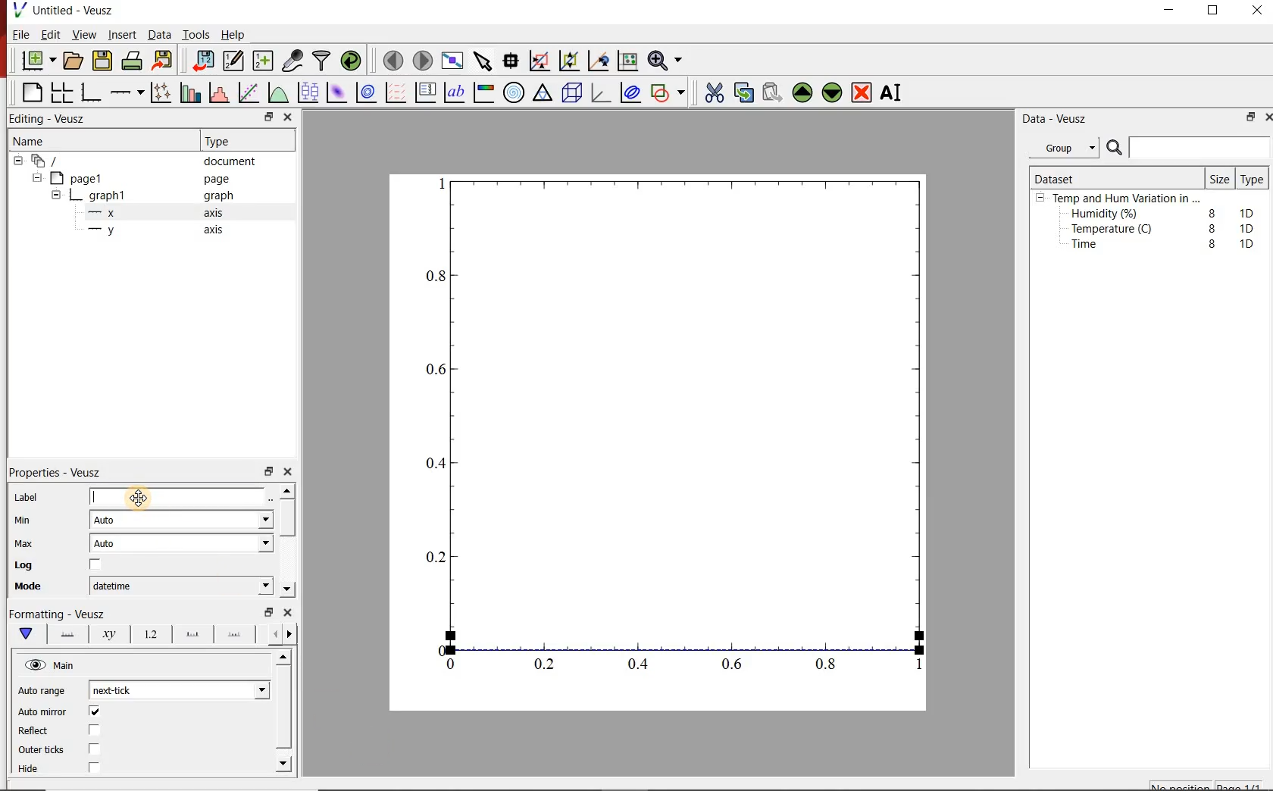  I want to click on 8, so click(1209, 227).